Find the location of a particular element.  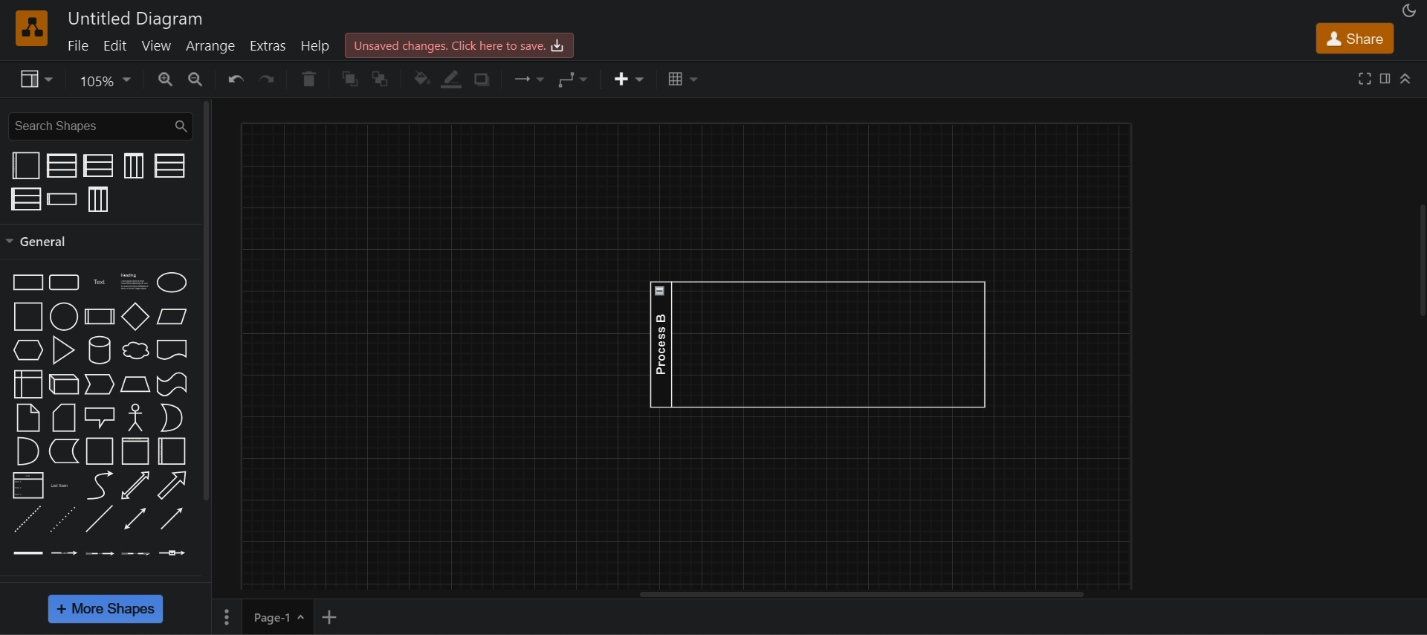

or is located at coordinates (171, 417).